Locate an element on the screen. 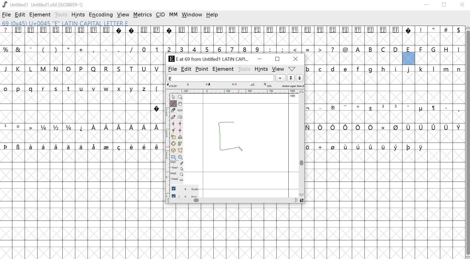 Image resolution: width=470 pixels, height=259 pixels. Curve is located at coordinates (174, 124).